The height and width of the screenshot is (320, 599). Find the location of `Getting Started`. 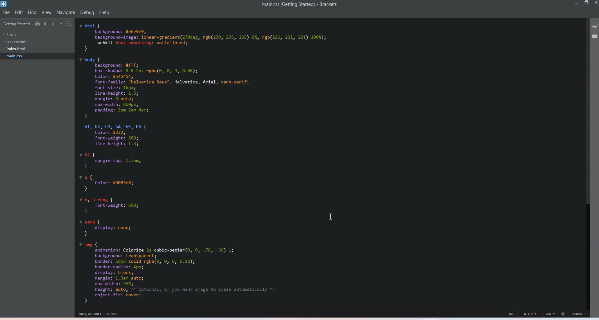

Getting Started is located at coordinates (18, 24).